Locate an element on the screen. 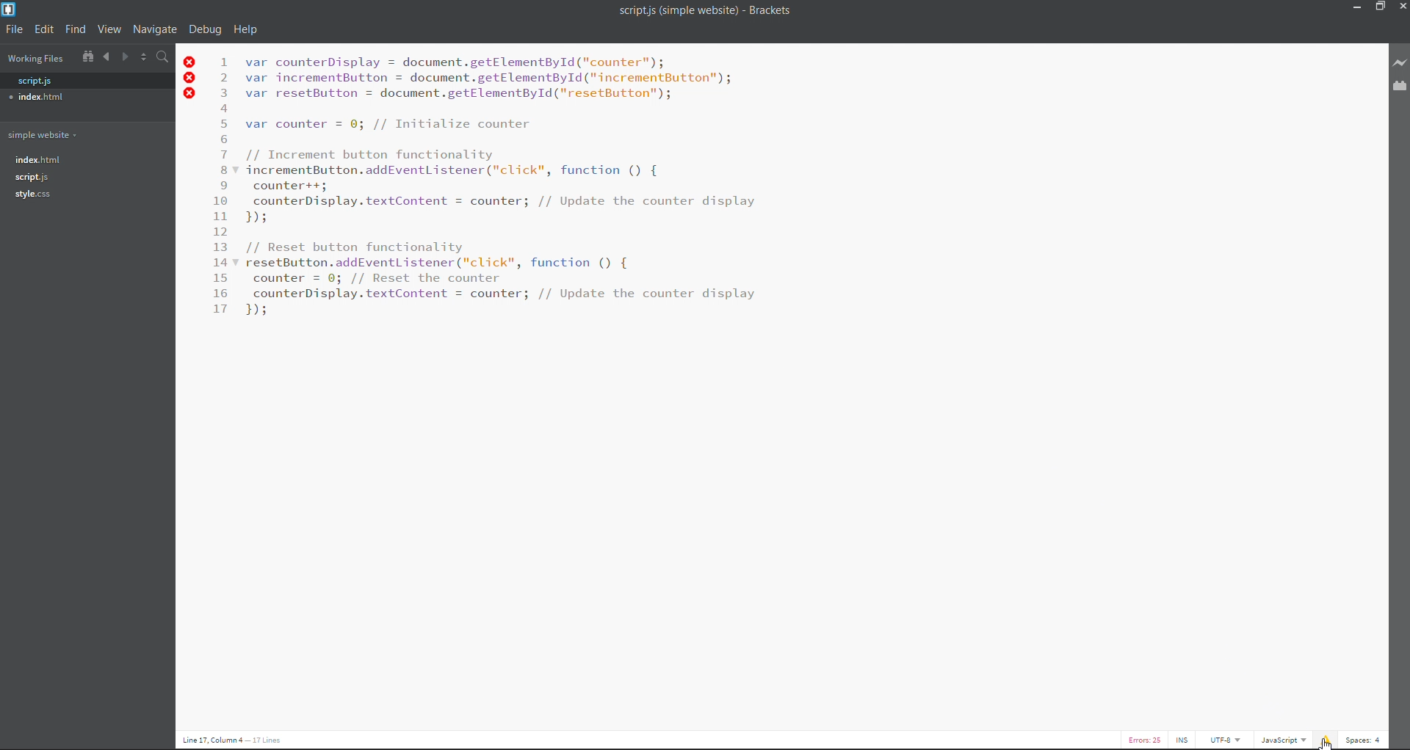  line number is located at coordinates (223, 188).